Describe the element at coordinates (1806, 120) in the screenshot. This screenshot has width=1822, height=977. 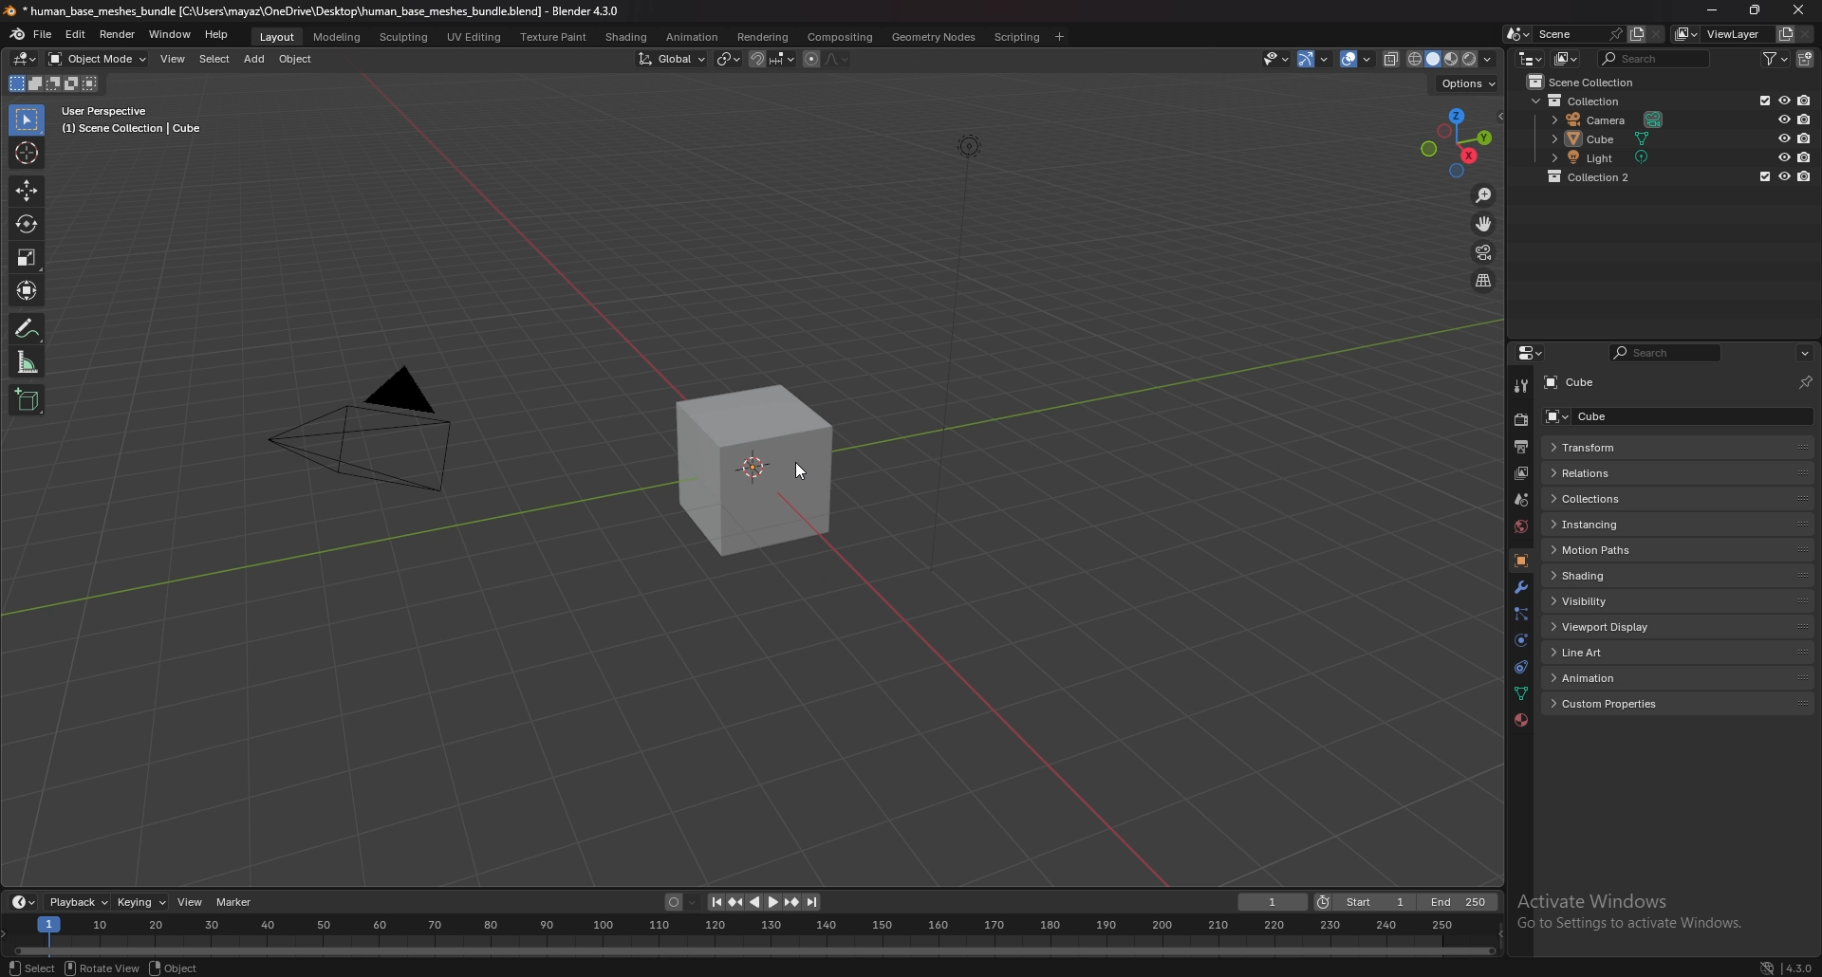
I see `disable in renders` at that location.